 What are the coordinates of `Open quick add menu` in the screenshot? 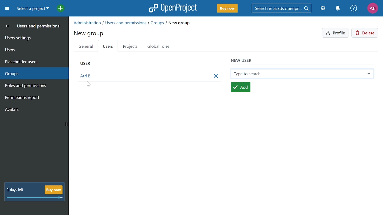 It's located at (57, 8).